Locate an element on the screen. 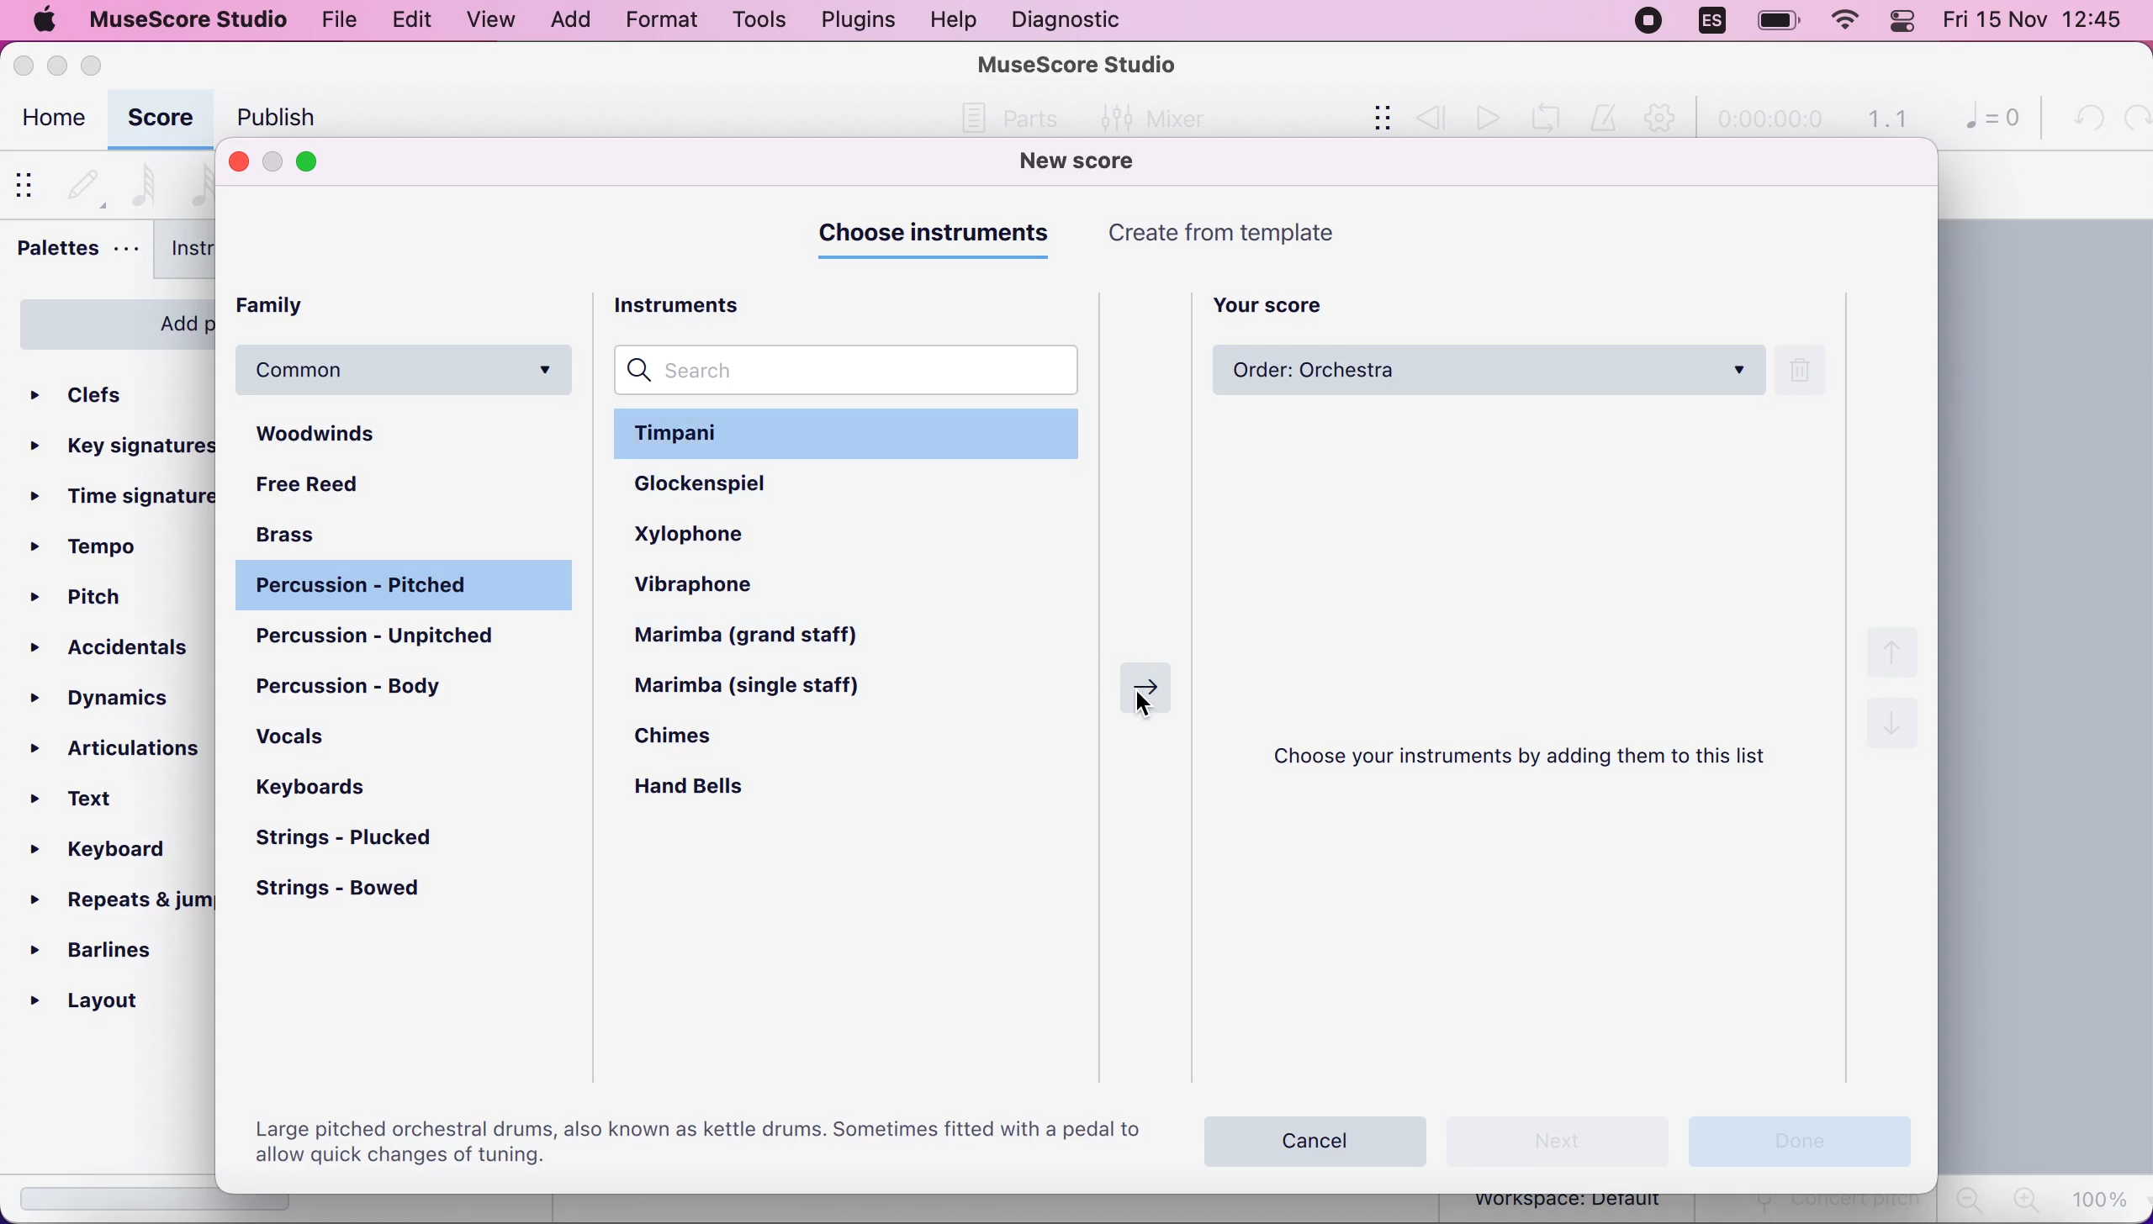 The image size is (2153, 1224). chimes is located at coordinates (698, 741).